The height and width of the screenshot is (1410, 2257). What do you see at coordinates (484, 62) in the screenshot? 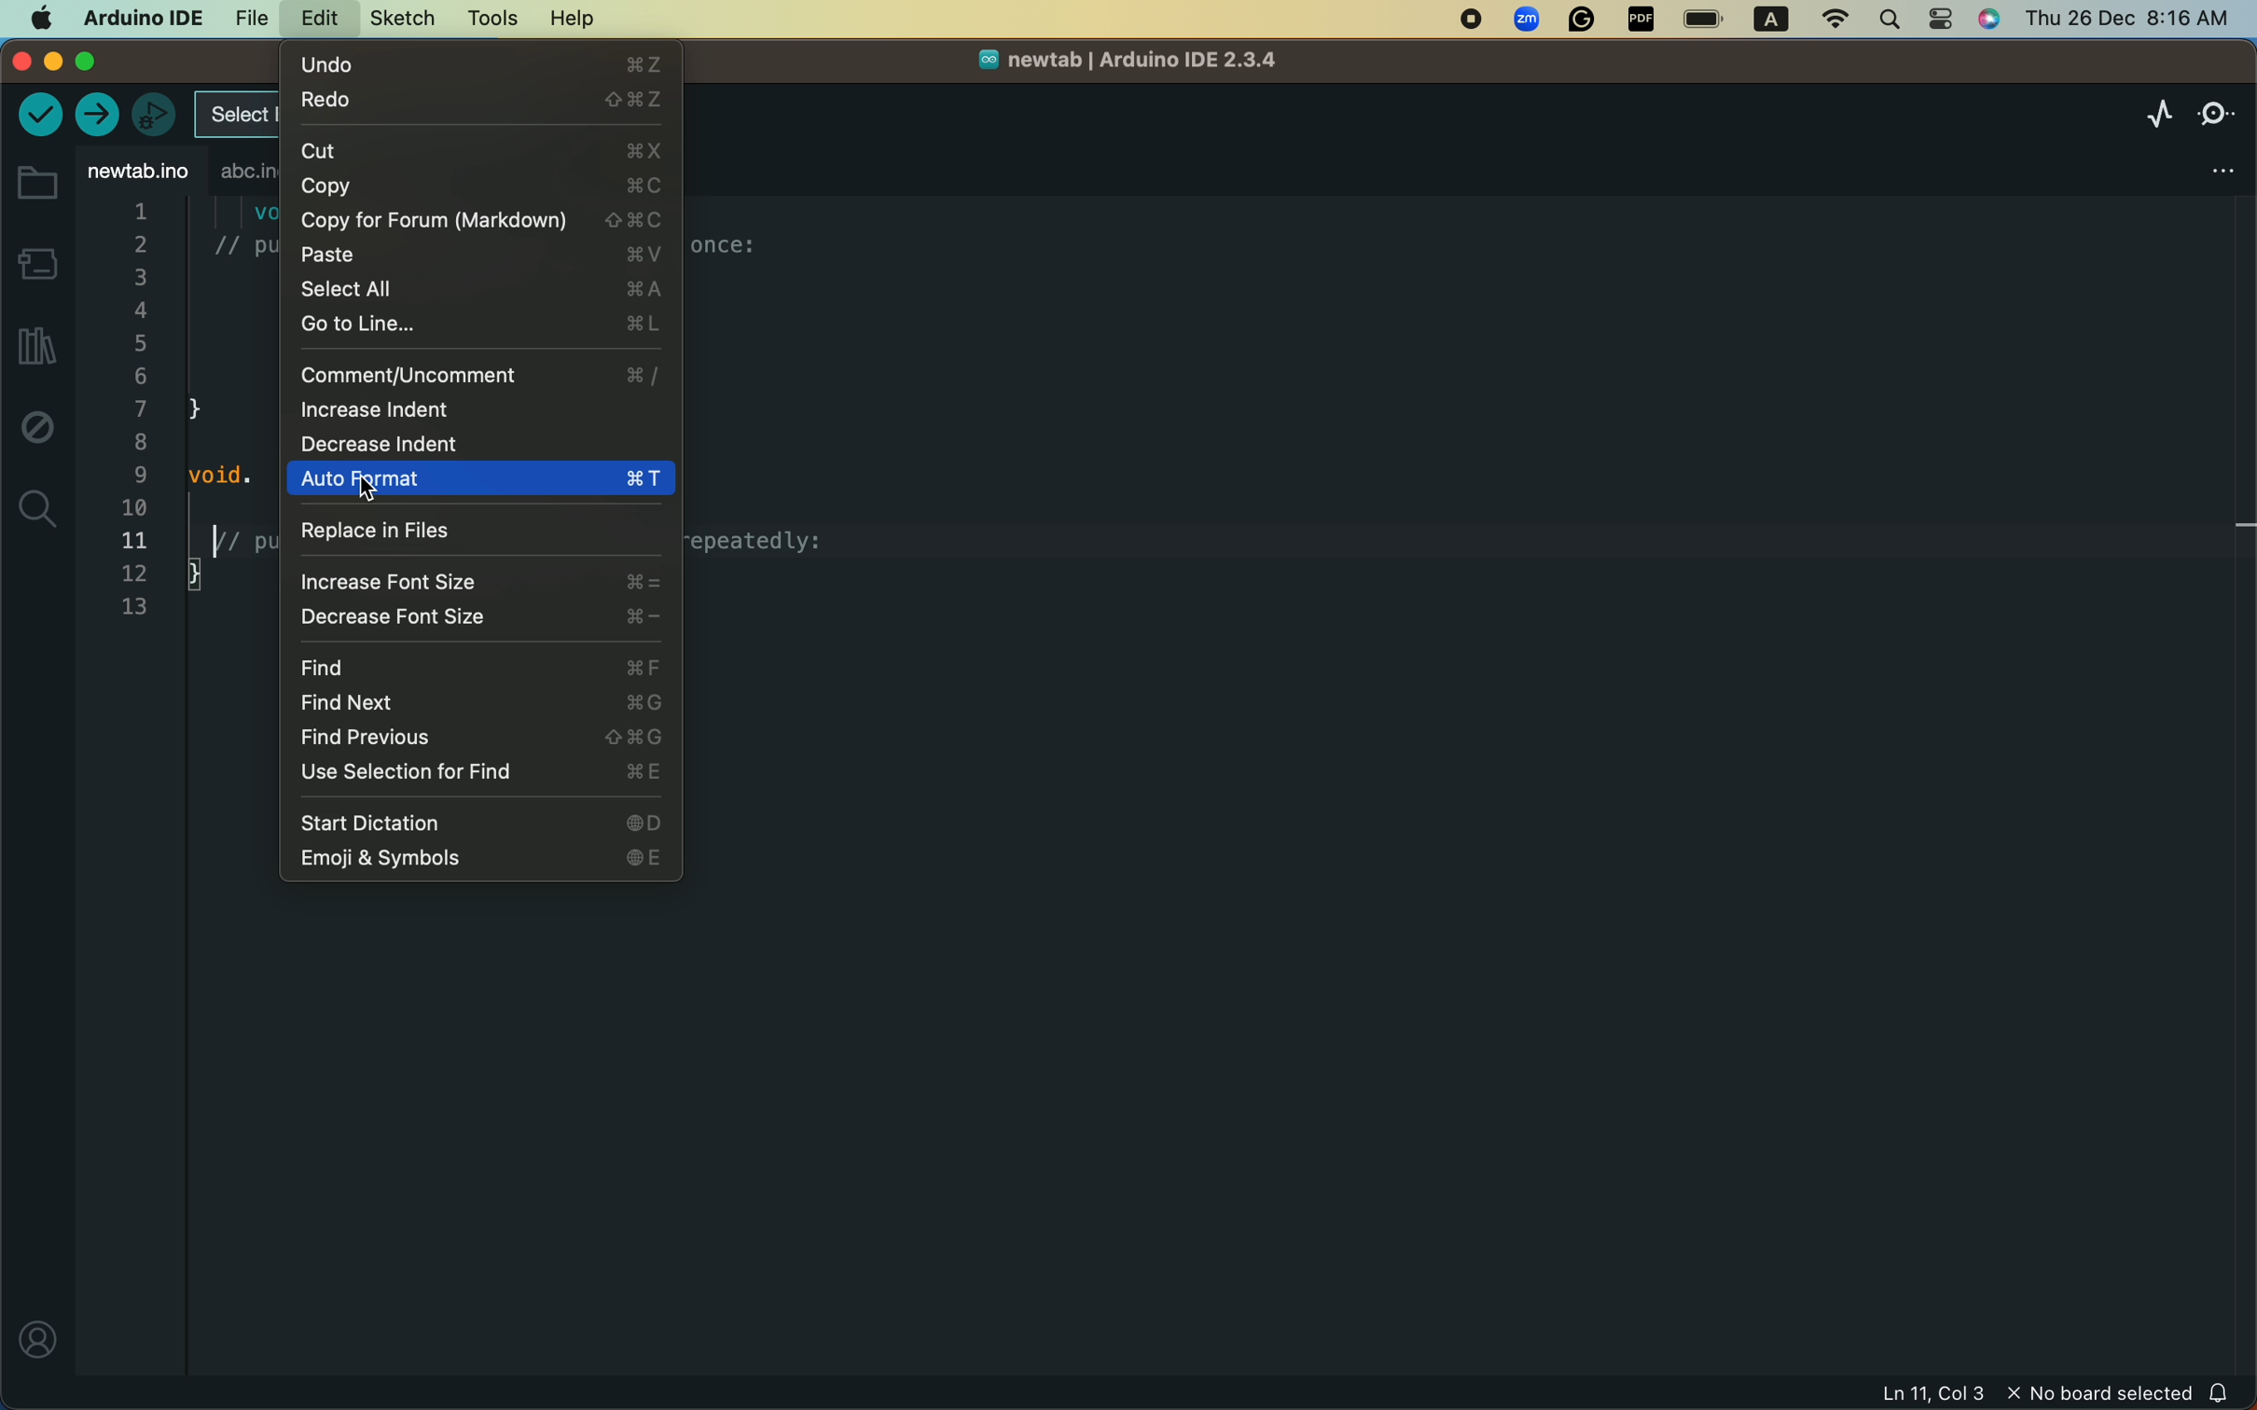
I see `undo` at bounding box center [484, 62].